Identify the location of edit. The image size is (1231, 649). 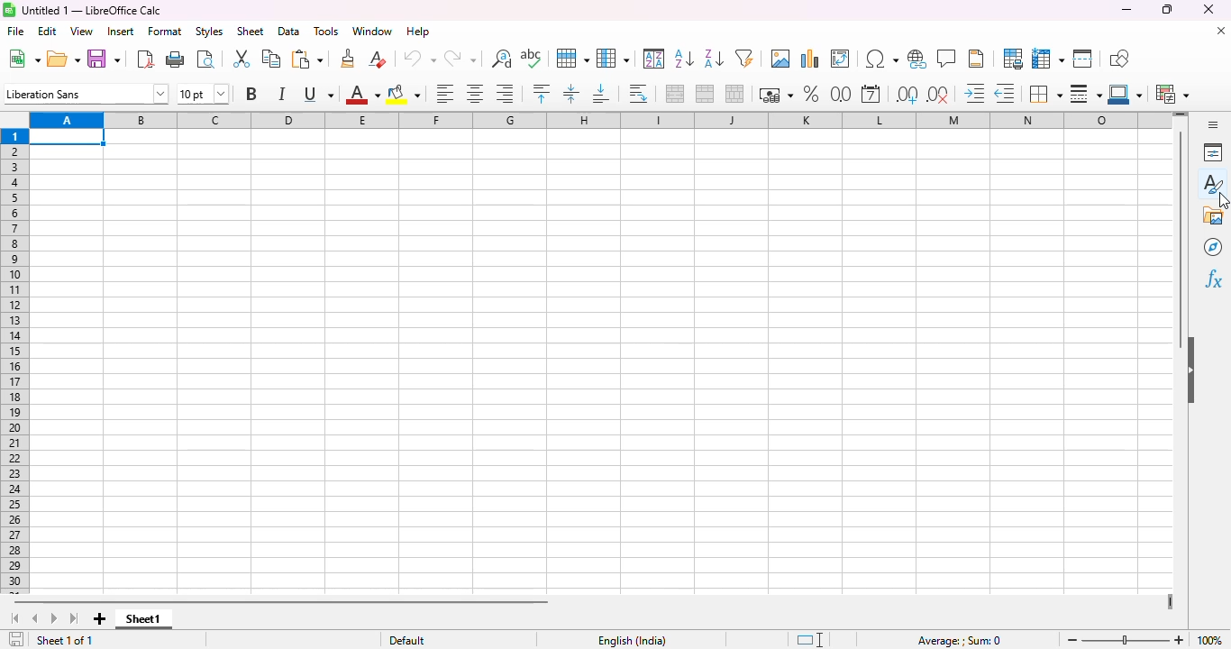
(47, 32).